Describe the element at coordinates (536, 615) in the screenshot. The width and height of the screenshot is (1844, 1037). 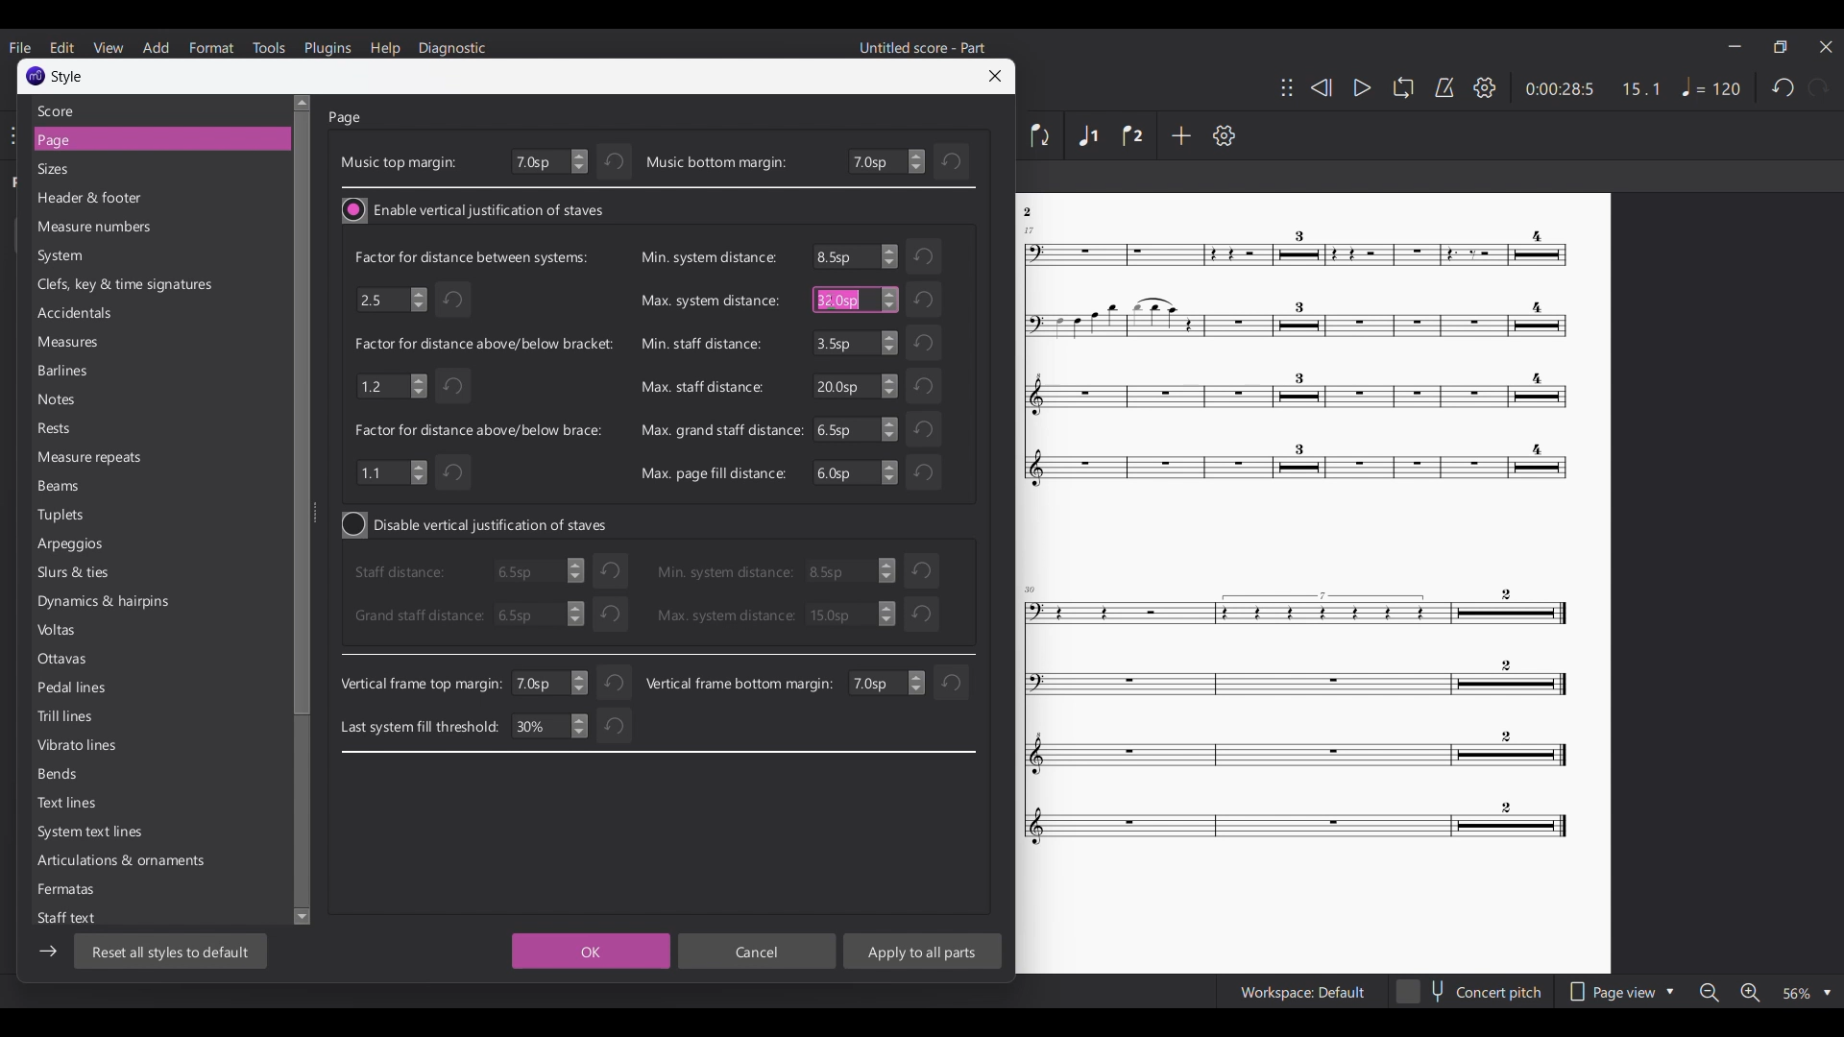
I see `6.5sp` at that location.